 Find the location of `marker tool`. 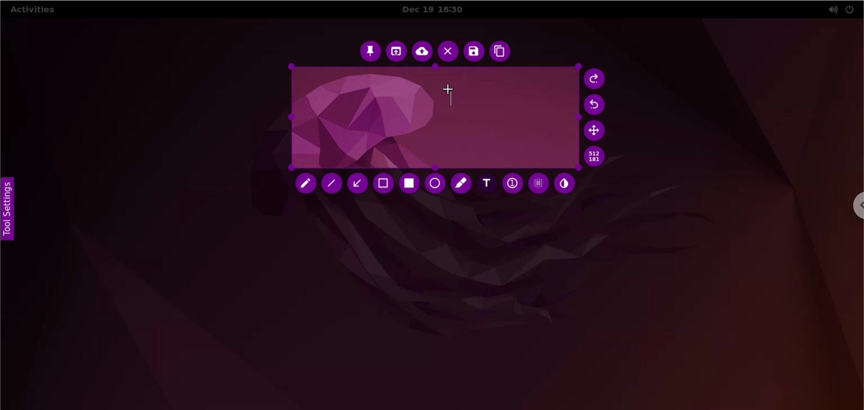

marker tool is located at coordinates (461, 185).